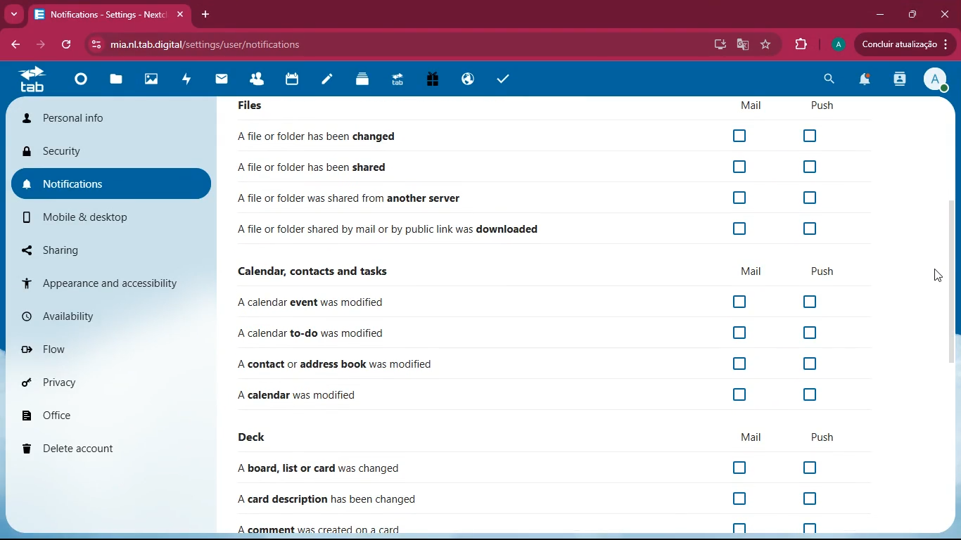 This screenshot has height=540, width=961. What do you see at coordinates (931, 276) in the screenshot?
I see `cursor` at bounding box center [931, 276].